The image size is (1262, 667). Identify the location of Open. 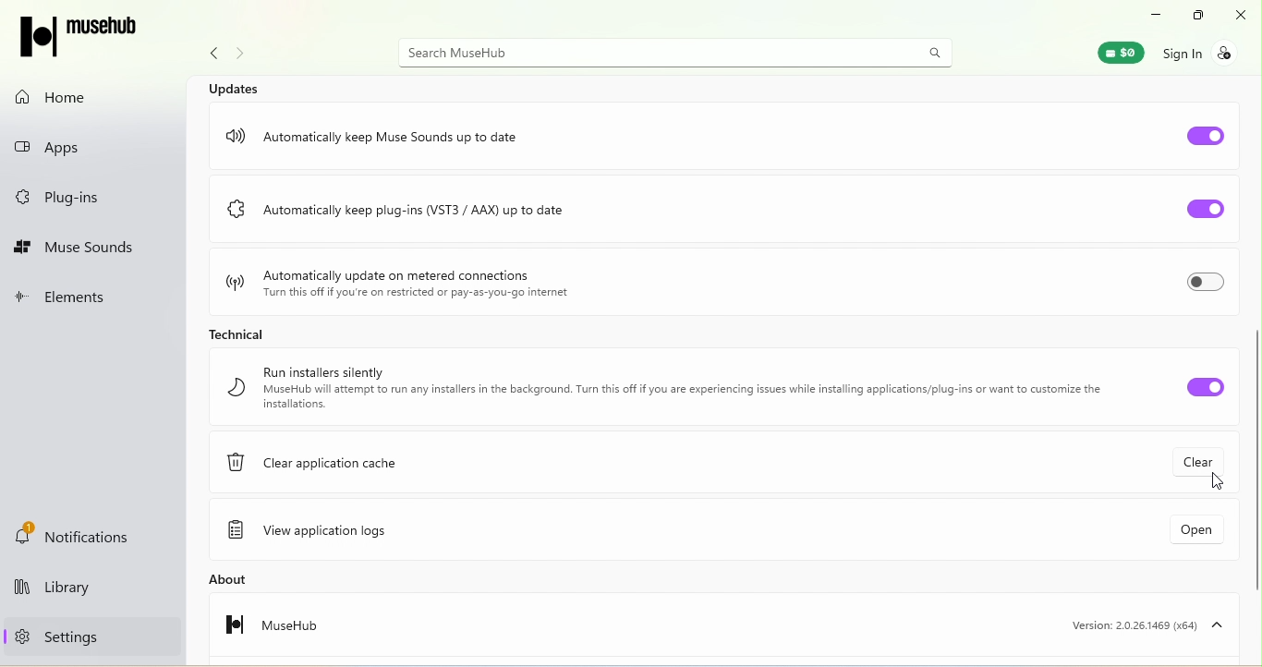
(1179, 534).